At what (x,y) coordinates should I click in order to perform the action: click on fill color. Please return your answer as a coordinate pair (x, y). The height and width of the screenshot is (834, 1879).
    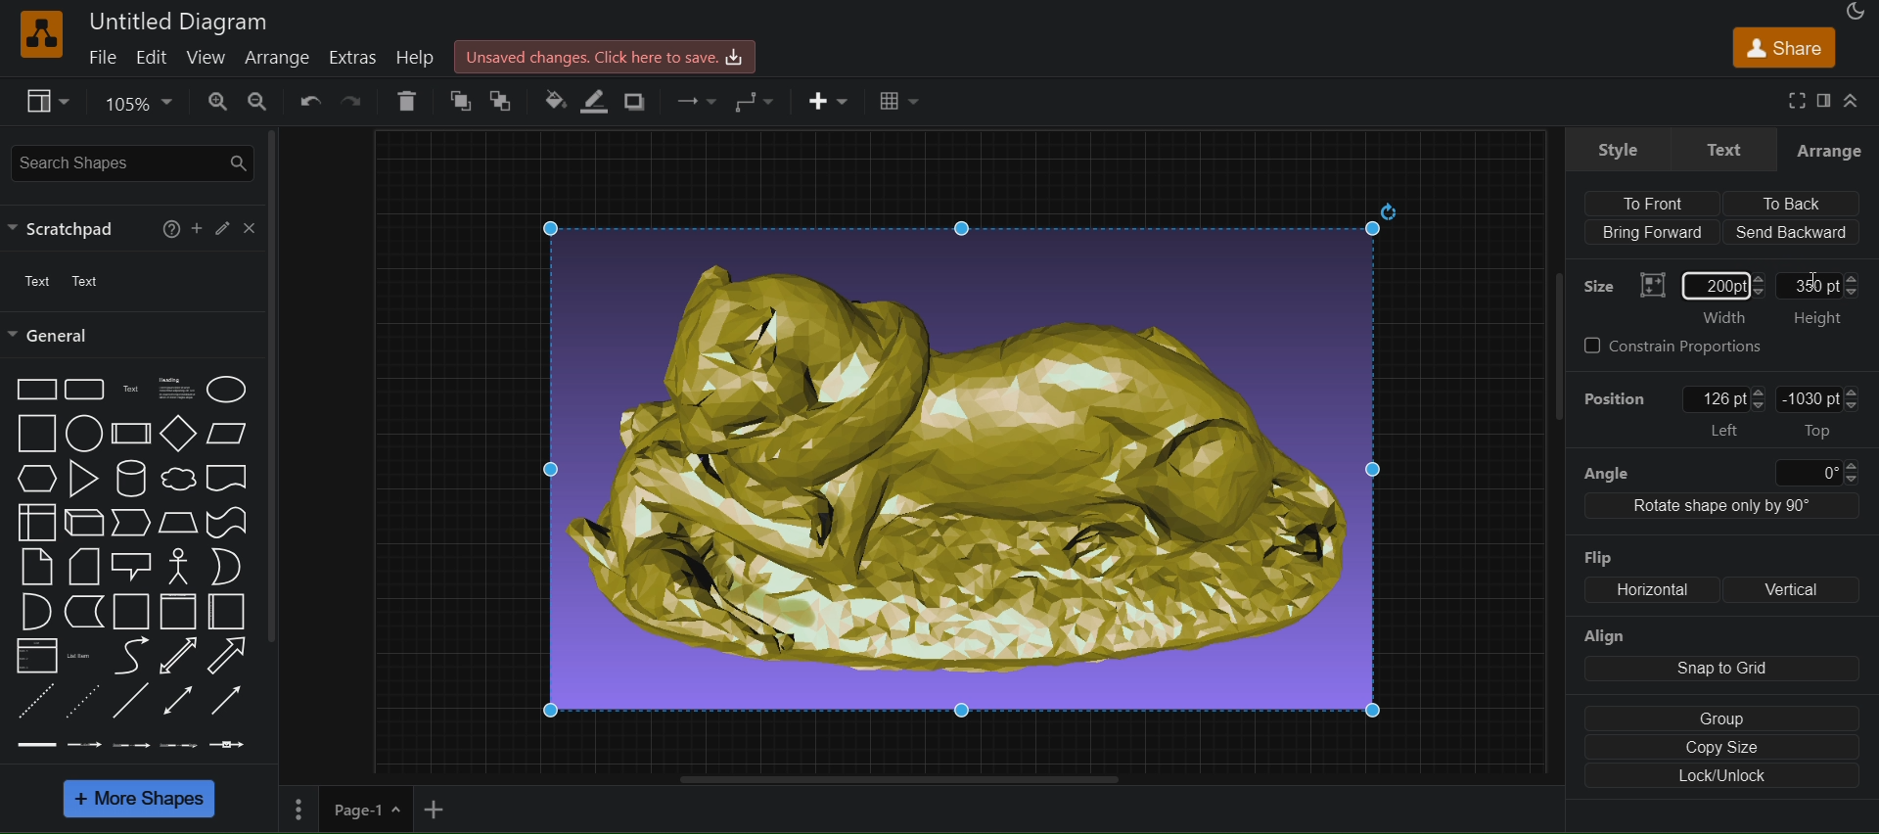
    Looking at the image, I should click on (554, 102).